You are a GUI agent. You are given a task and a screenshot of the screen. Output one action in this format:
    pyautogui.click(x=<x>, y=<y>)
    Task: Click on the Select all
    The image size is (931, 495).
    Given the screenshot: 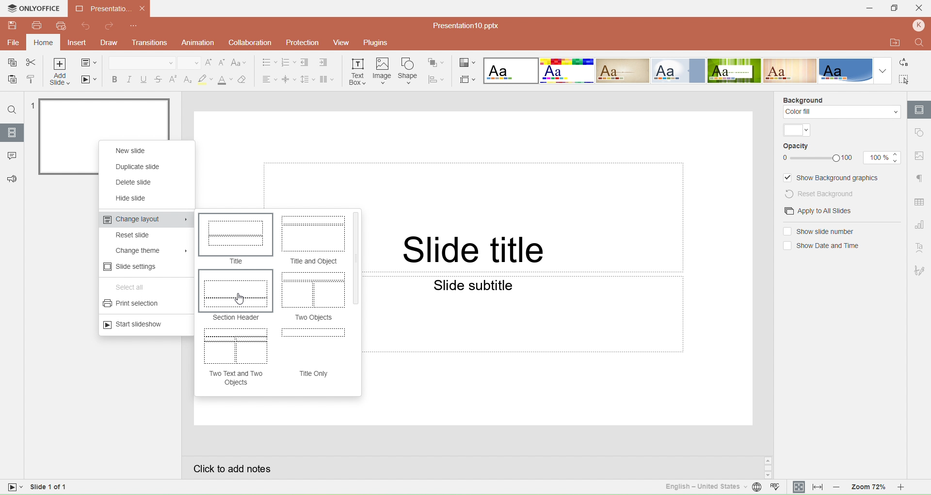 What is the action you would take?
    pyautogui.click(x=133, y=288)
    